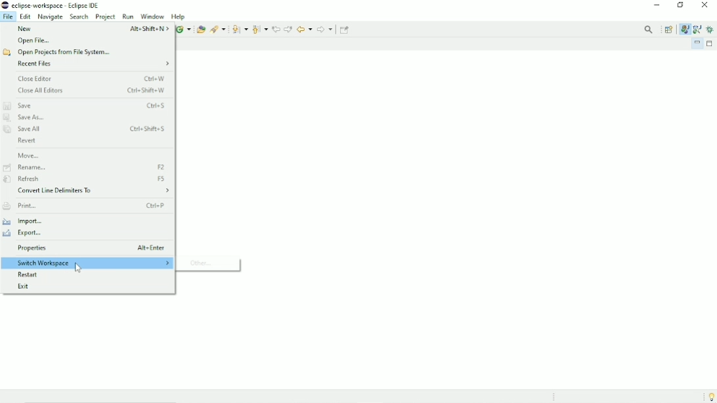  What do you see at coordinates (705, 5) in the screenshot?
I see `Close` at bounding box center [705, 5].